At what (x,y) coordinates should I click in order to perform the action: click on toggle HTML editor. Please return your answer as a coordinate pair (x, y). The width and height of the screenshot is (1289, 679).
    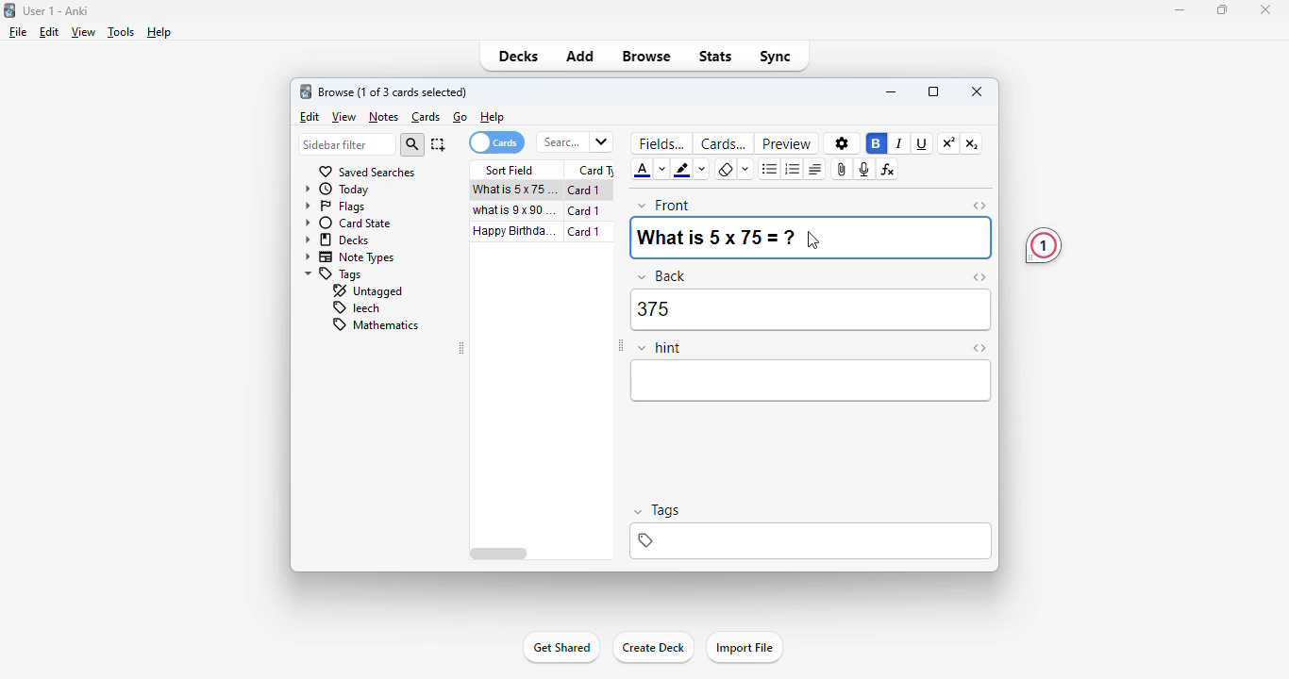
    Looking at the image, I should click on (979, 206).